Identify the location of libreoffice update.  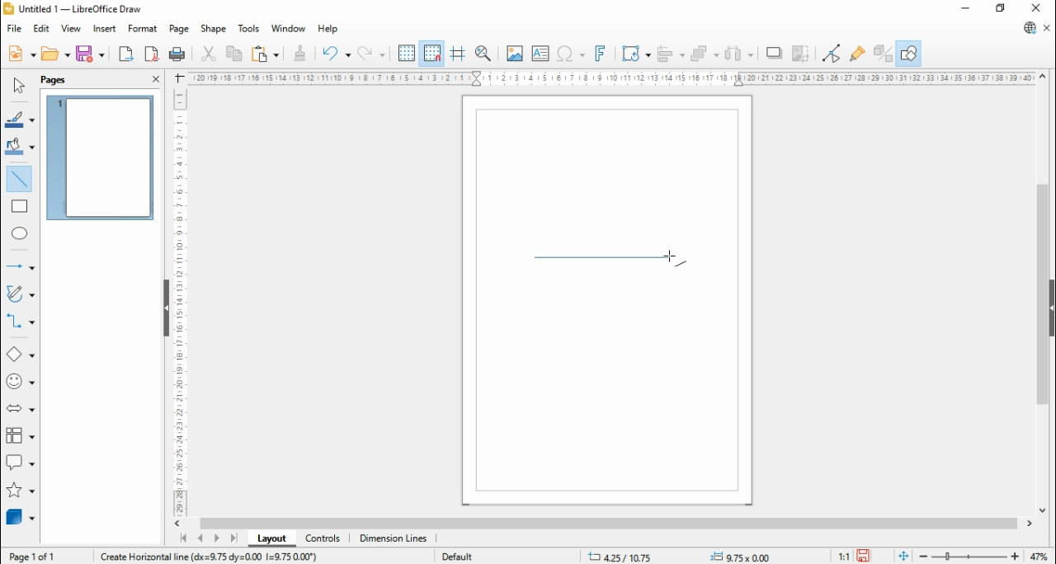
(1029, 28).